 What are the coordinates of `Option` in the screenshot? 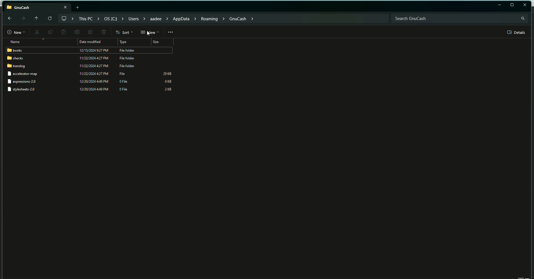 It's located at (171, 32).